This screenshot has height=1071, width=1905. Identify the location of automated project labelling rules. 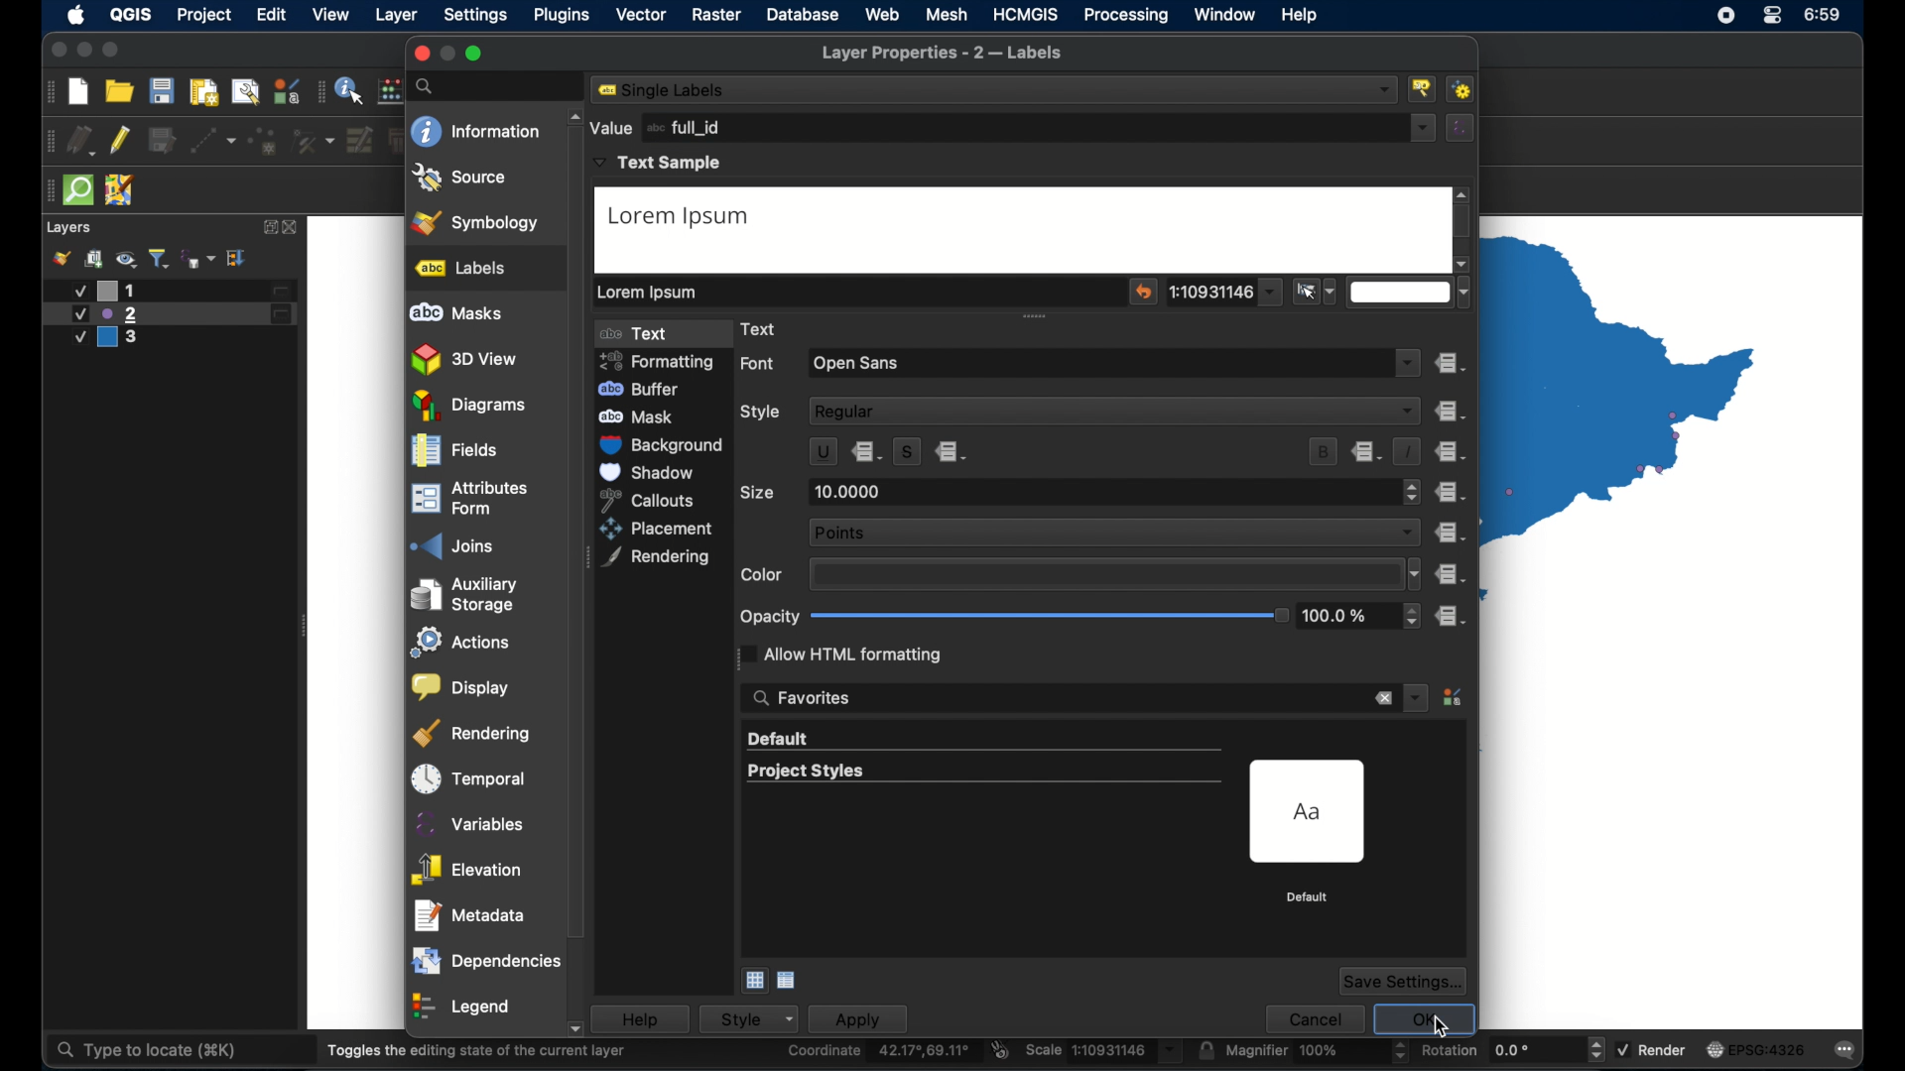
(1464, 89).